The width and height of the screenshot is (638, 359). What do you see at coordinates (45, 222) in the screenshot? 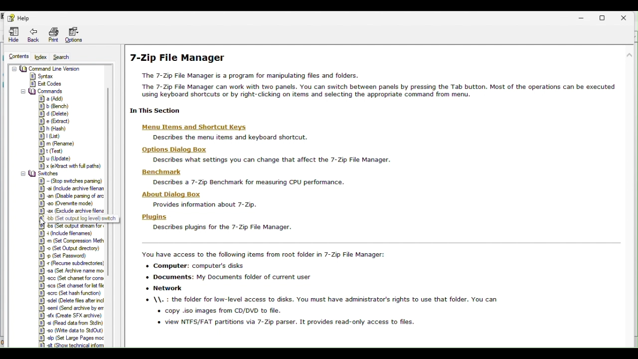
I see `Cursor` at bounding box center [45, 222].